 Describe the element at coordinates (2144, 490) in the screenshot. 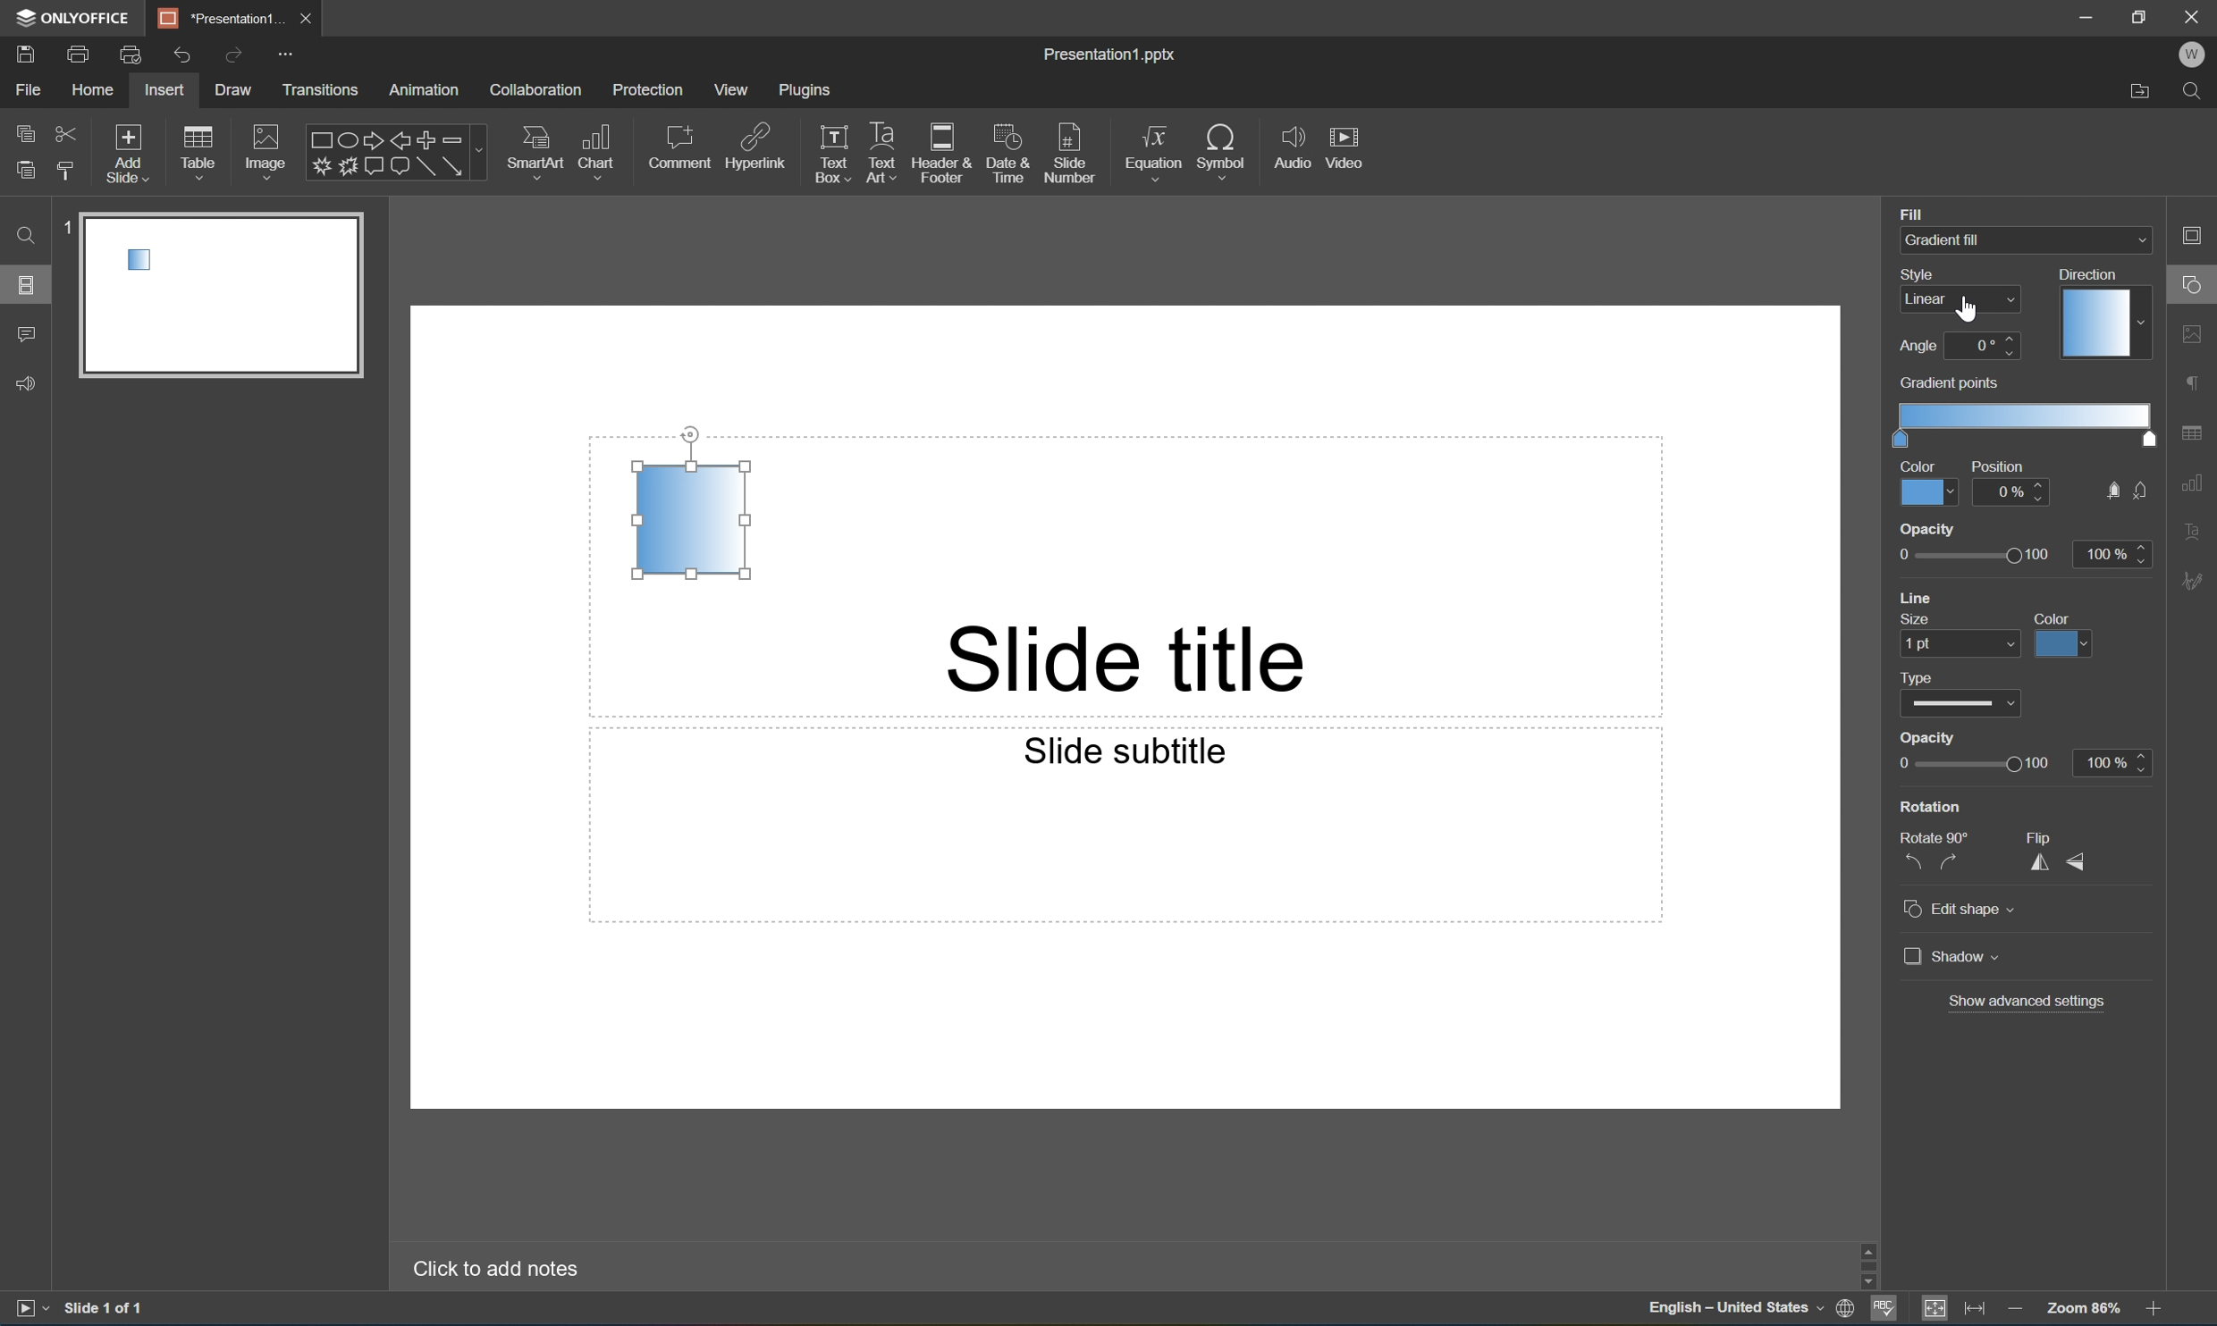

I see `` at that location.